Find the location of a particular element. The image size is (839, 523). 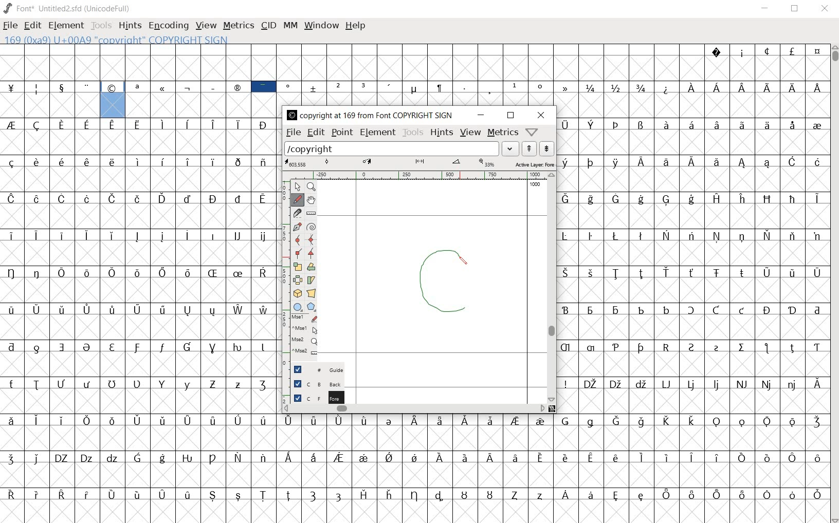

minimize is located at coordinates (765, 8).